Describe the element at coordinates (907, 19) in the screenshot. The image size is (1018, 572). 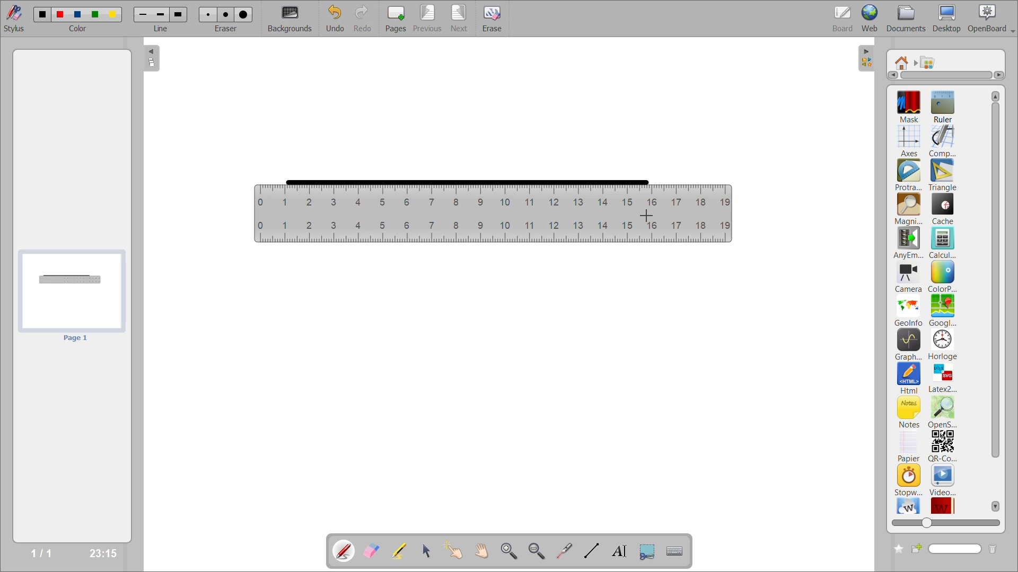
I see `documents` at that location.